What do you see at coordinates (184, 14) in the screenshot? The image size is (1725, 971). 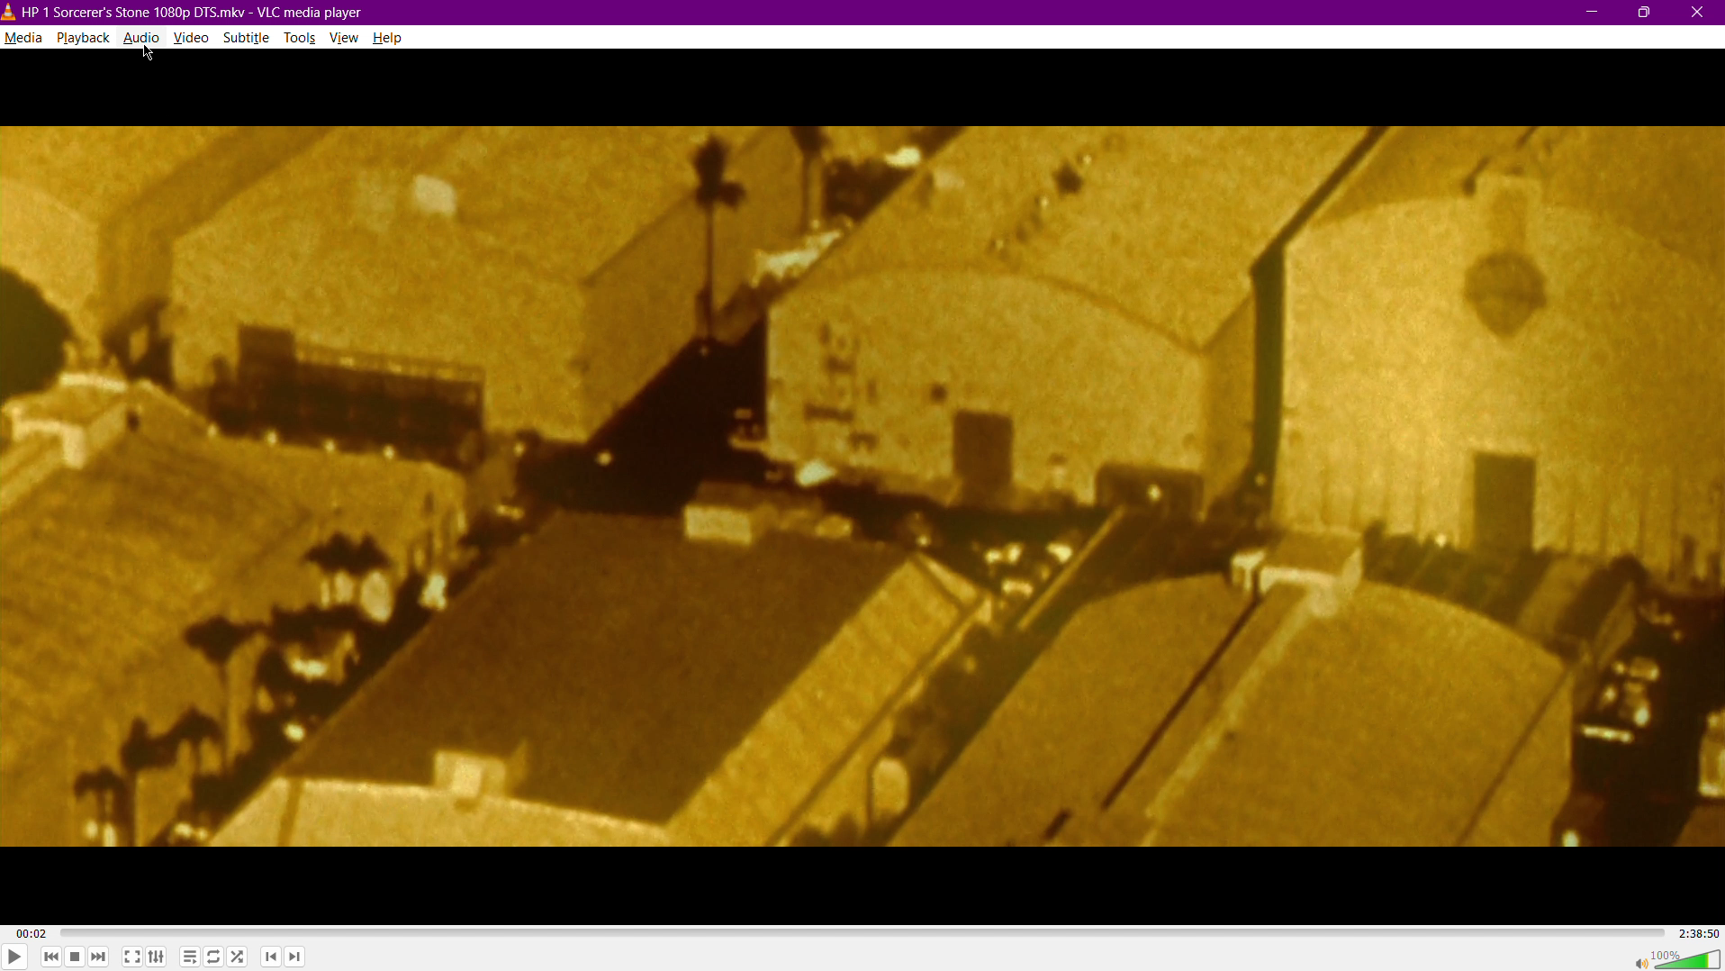 I see `HP | Sorcerer's Stone 1080p DTS.mkv - VLC media player` at bounding box center [184, 14].